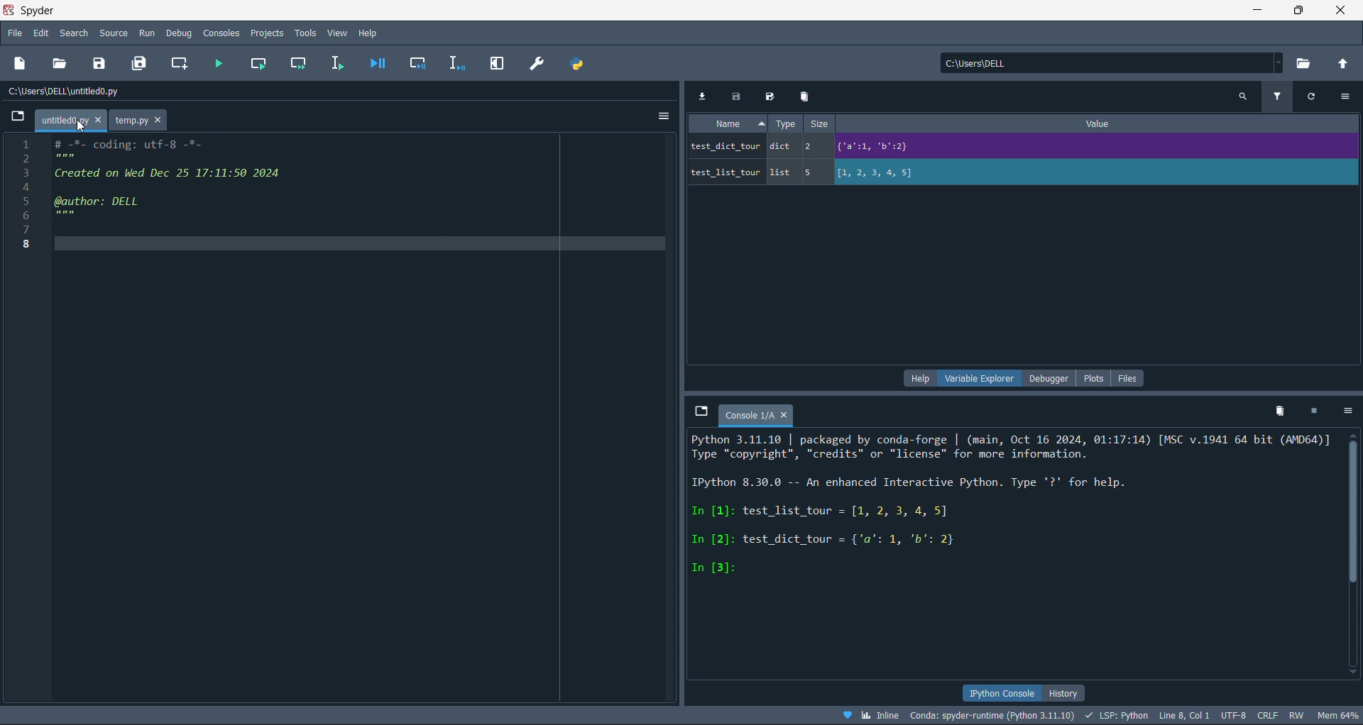 The width and height of the screenshot is (1363, 725). Describe the element at coordinates (306, 33) in the screenshot. I see `tools` at that location.